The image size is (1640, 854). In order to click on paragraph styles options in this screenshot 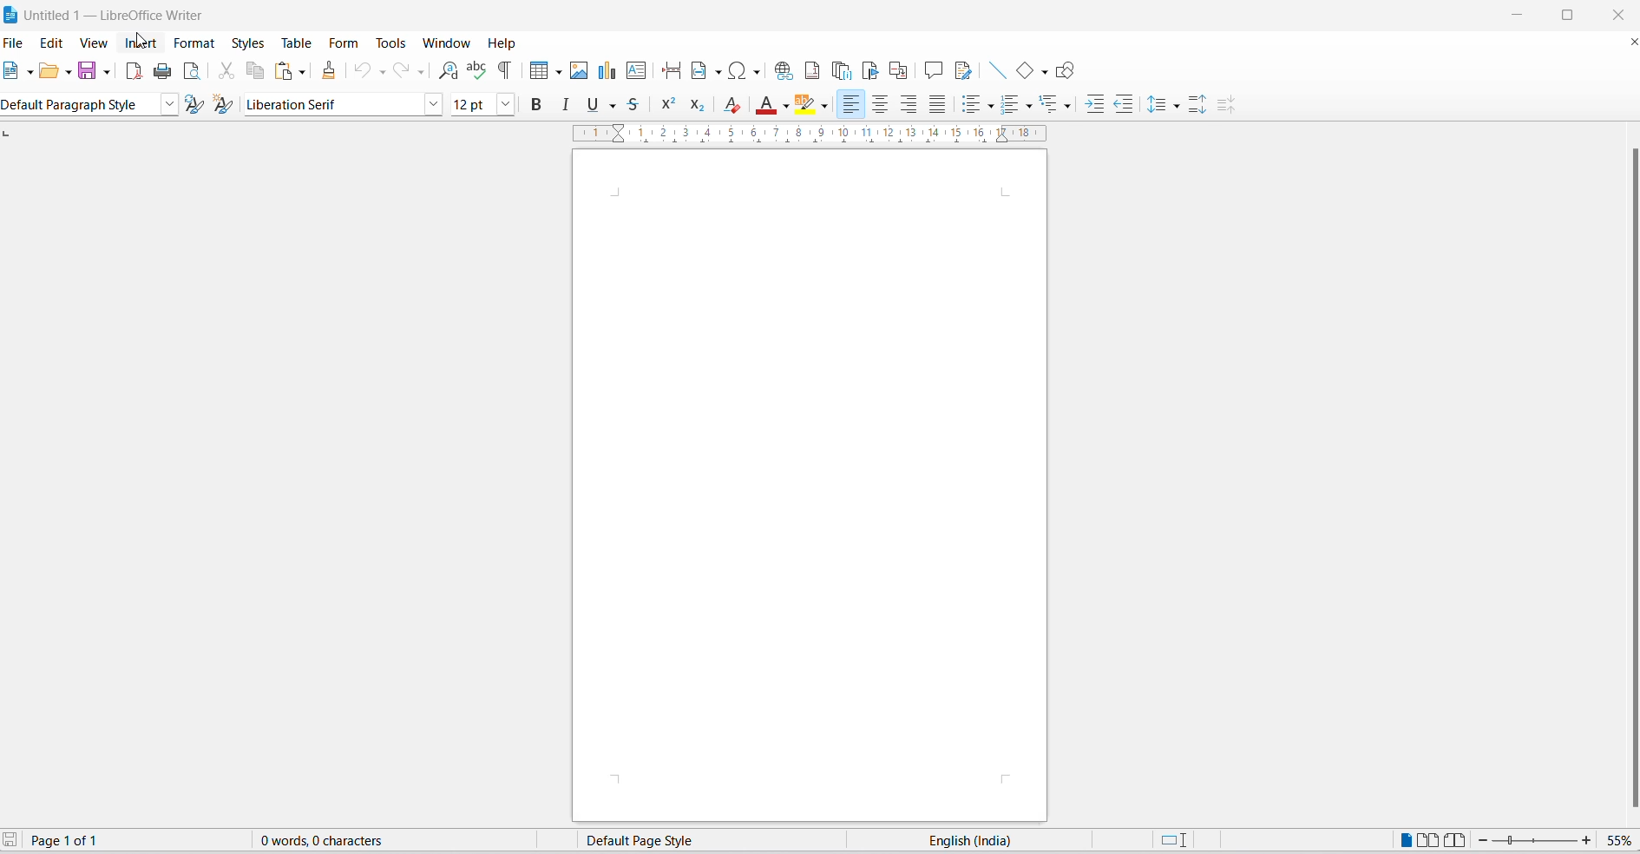, I will do `click(170, 105)`.